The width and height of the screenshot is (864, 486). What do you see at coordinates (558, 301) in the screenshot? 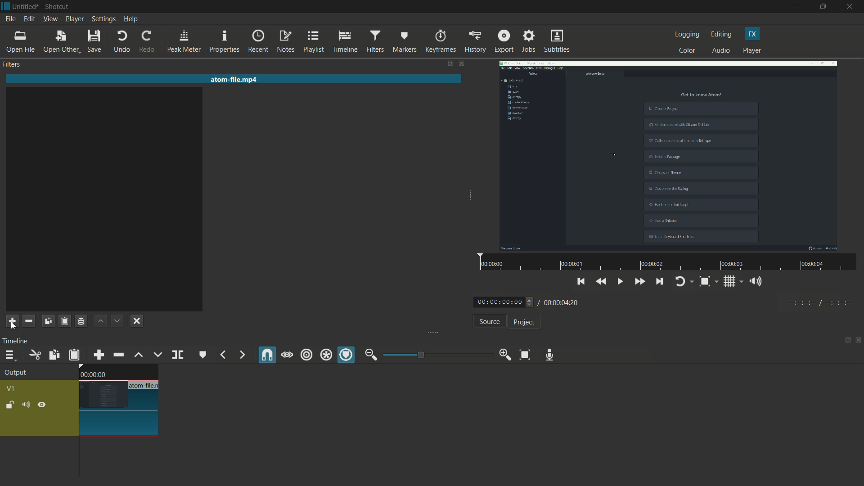
I see `/ 00:00:04:20 (total time)` at bounding box center [558, 301].